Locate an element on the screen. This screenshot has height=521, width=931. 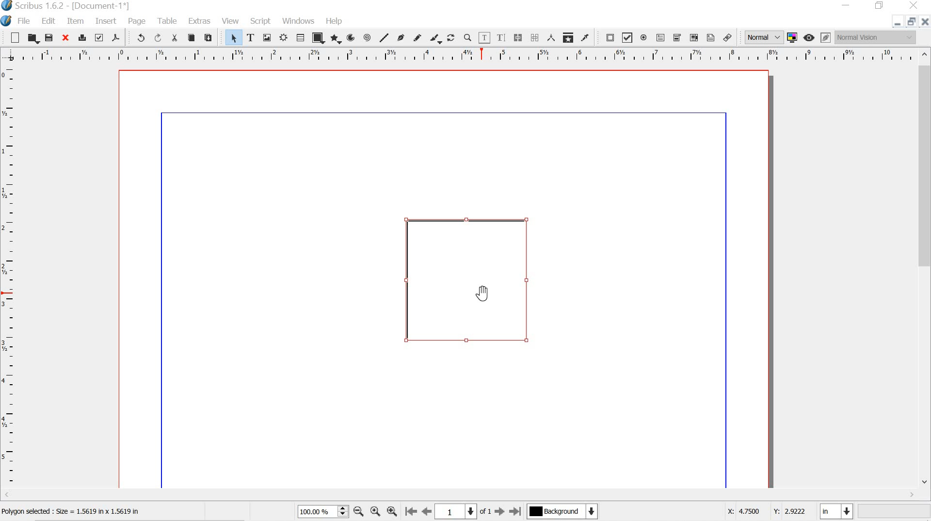
open is located at coordinates (33, 38).